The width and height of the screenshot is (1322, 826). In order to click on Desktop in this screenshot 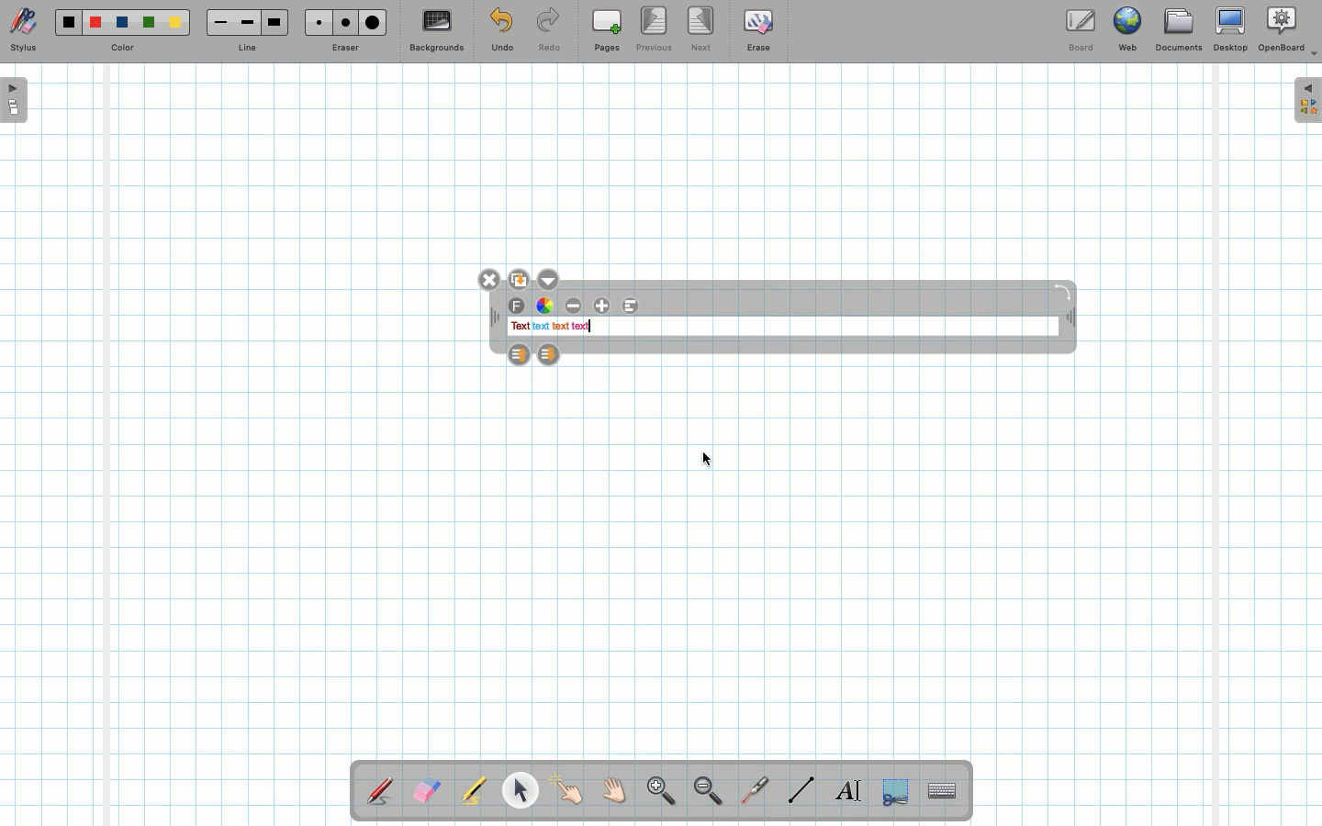, I will do `click(1233, 29)`.